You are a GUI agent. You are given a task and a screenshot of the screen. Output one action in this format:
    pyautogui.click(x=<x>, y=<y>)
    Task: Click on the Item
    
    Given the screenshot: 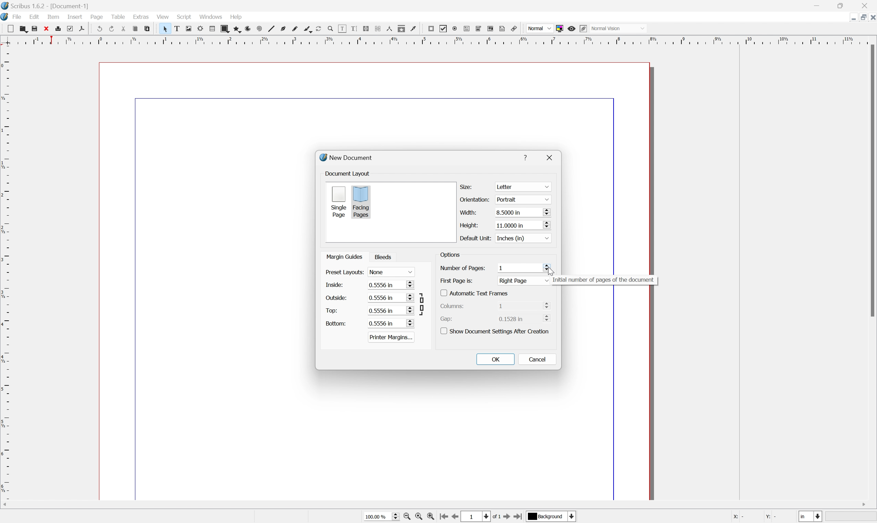 What is the action you would take?
    pyautogui.click(x=55, y=17)
    